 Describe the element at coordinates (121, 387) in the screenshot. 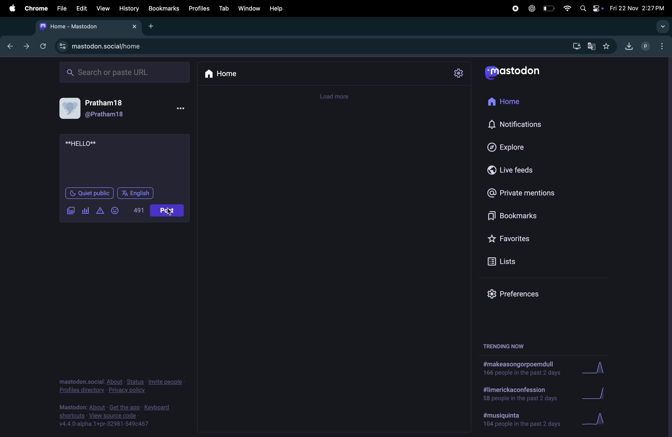

I see `privacy an policy` at that location.